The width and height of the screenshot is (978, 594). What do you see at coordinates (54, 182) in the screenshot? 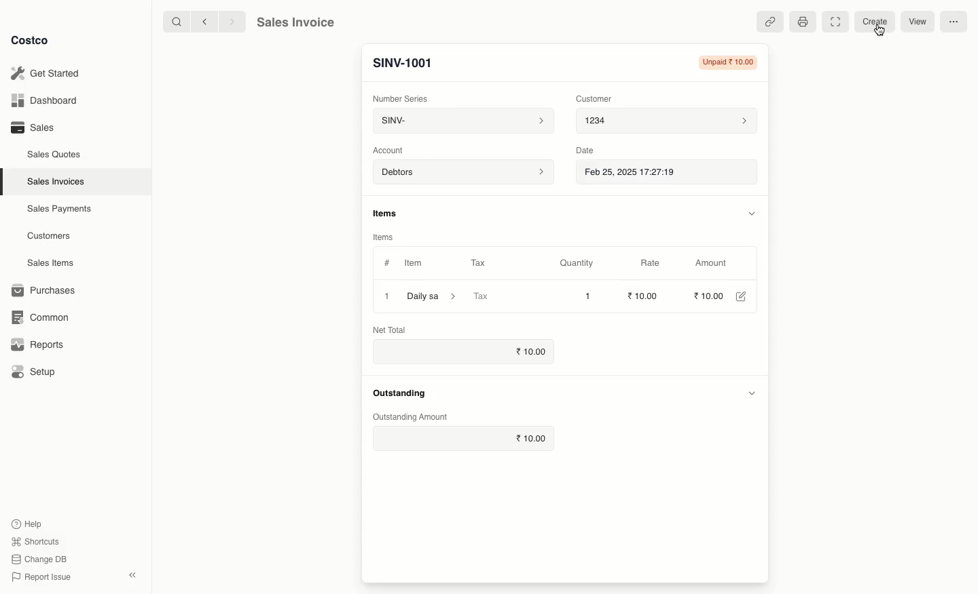
I see `Sales Invoices.` at bounding box center [54, 182].